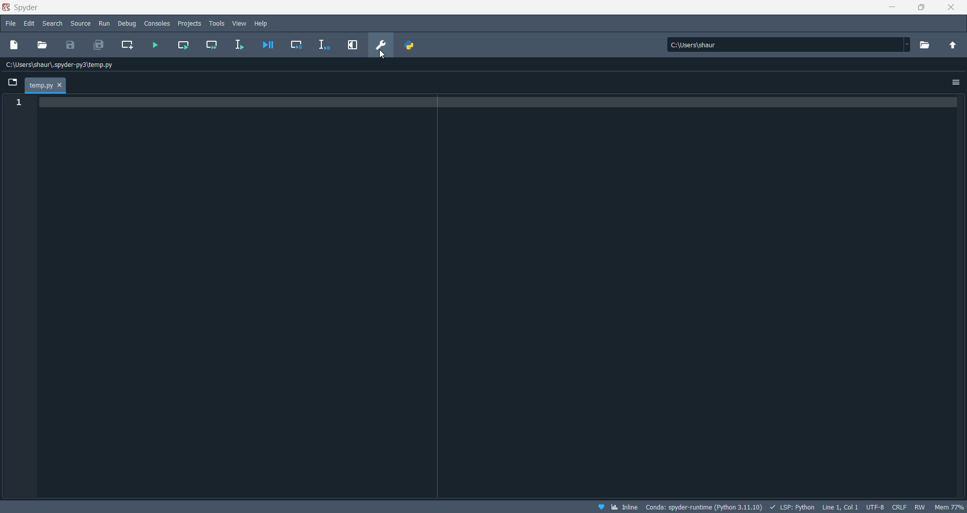 The image size is (967, 513). Describe the element at coordinates (325, 46) in the screenshot. I see `debug selection or current line` at that location.